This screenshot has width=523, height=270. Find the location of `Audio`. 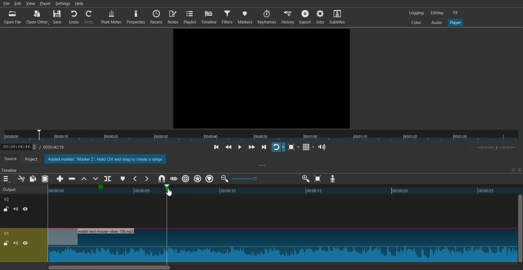

Audio is located at coordinates (437, 22).